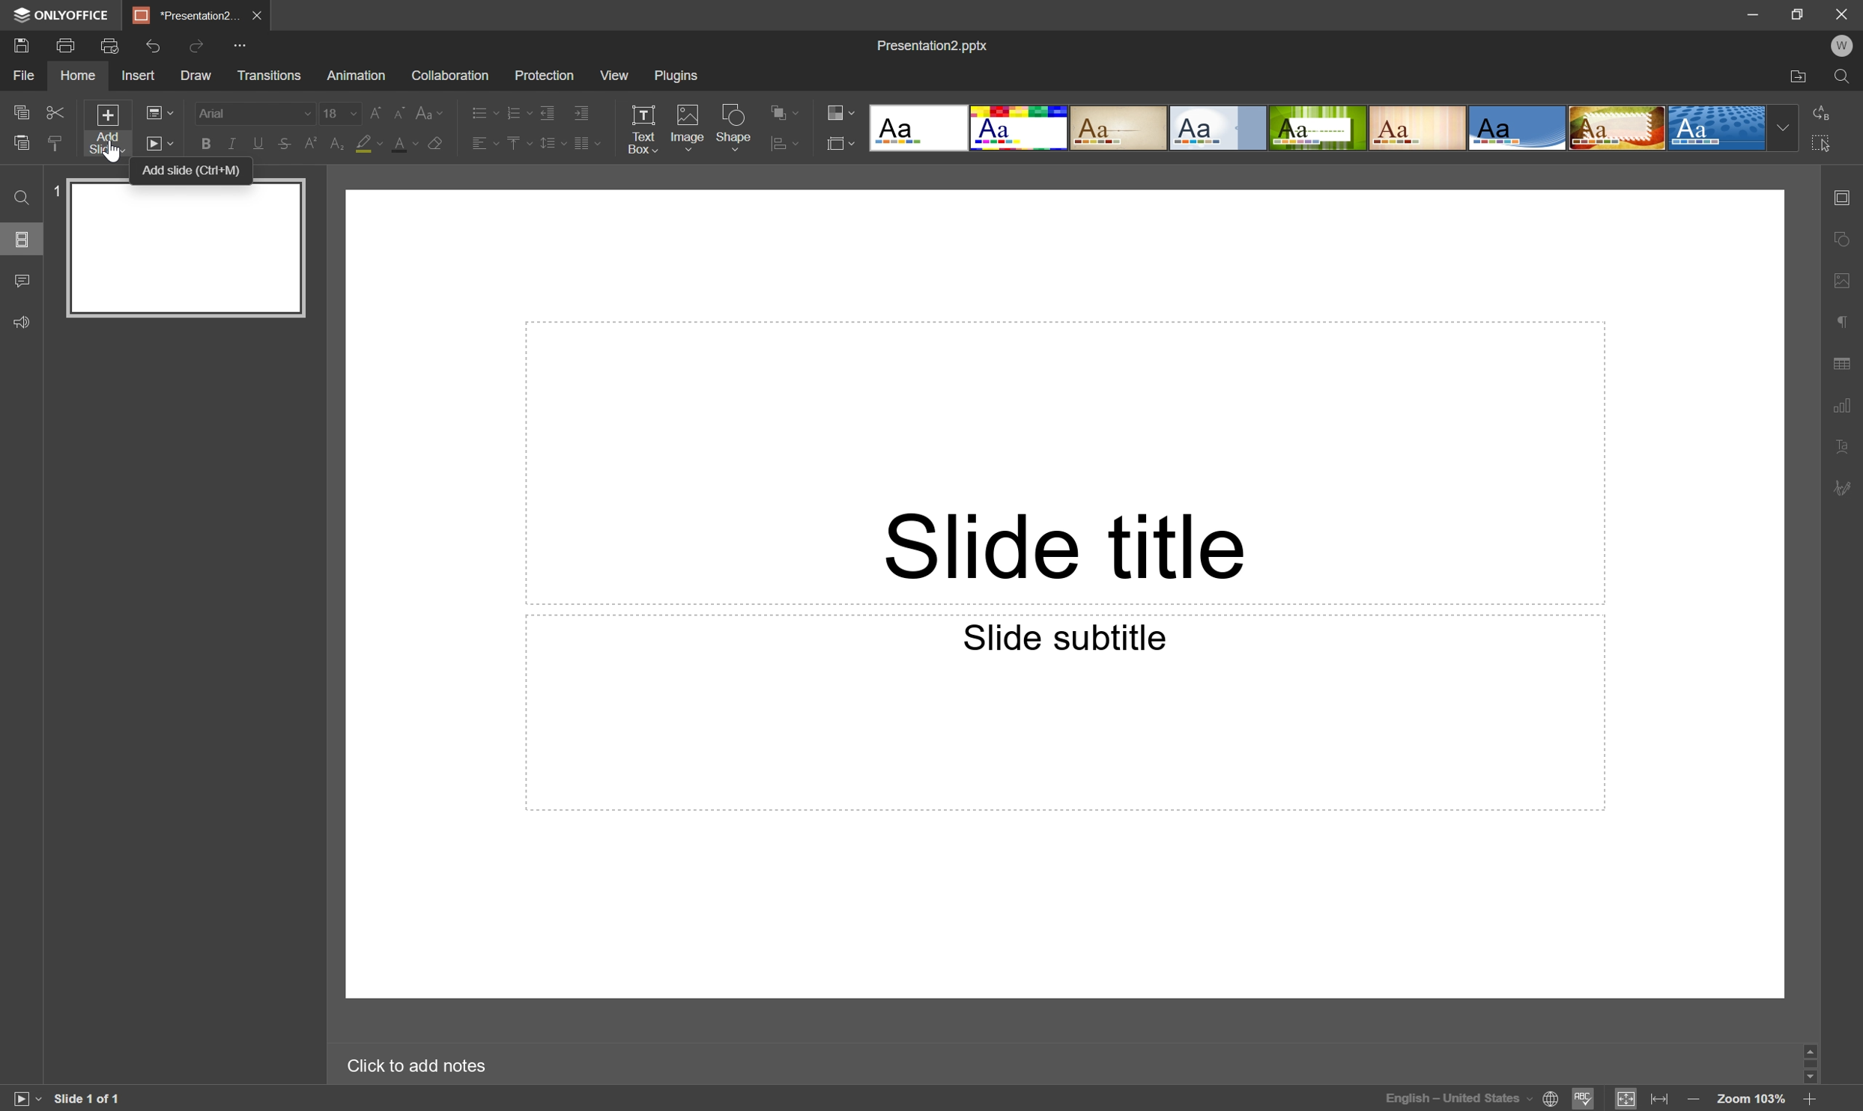  I want to click on Customize quick access toolbar, so click(243, 43).